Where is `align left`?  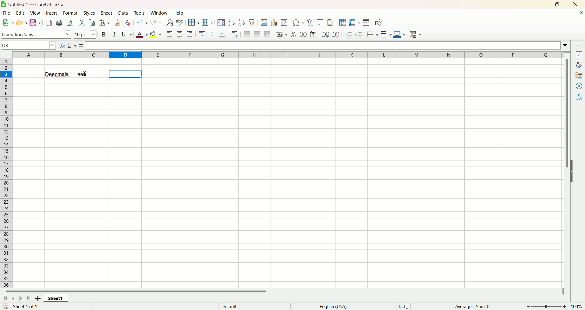 align left is located at coordinates (170, 35).